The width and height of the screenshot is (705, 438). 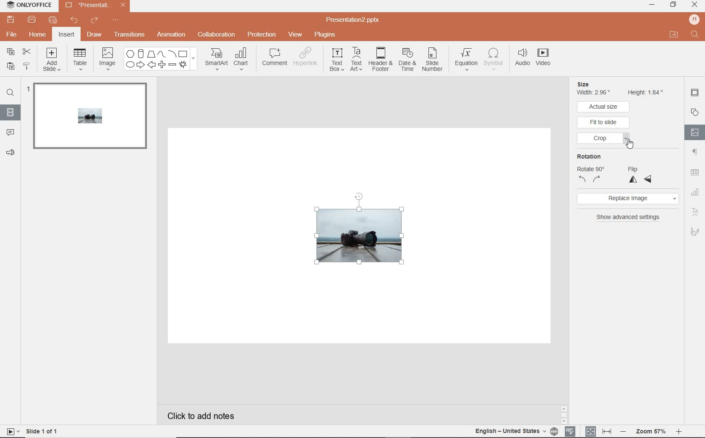 I want to click on Height 1.84", so click(x=646, y=91).